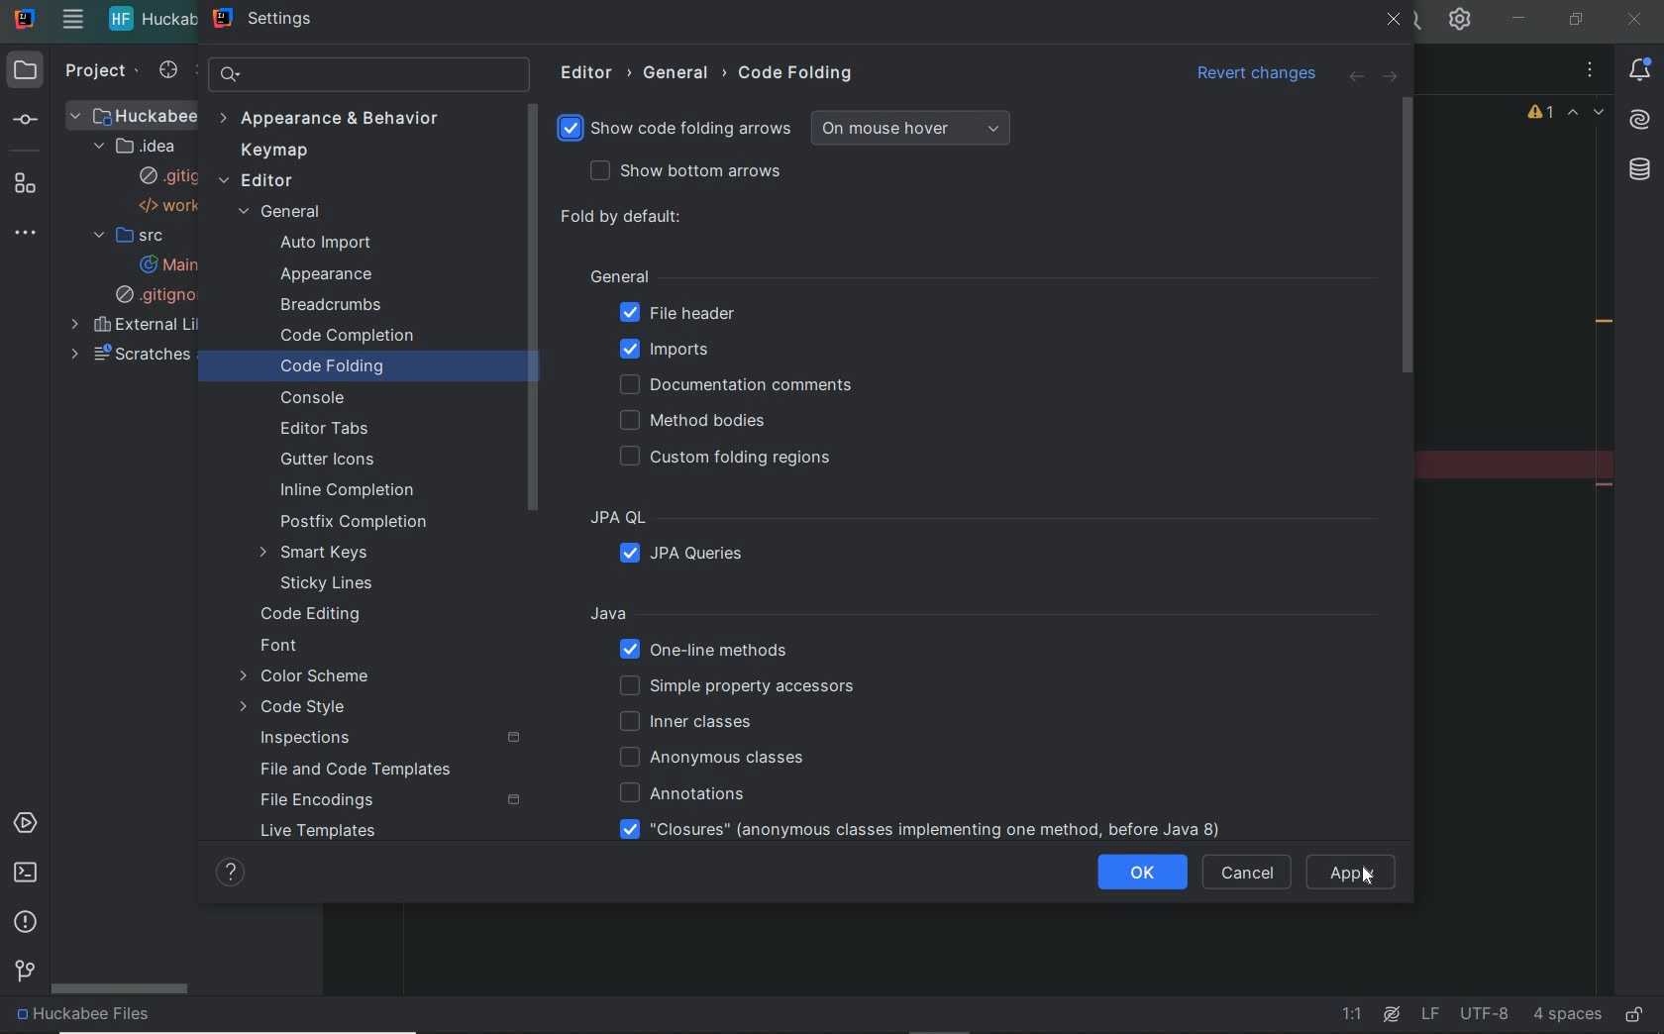 This screenshot has width=1664, height=1034. Describe the element at coordinates (331, 431) in the screenshot. I see `edit tabs` at that location.